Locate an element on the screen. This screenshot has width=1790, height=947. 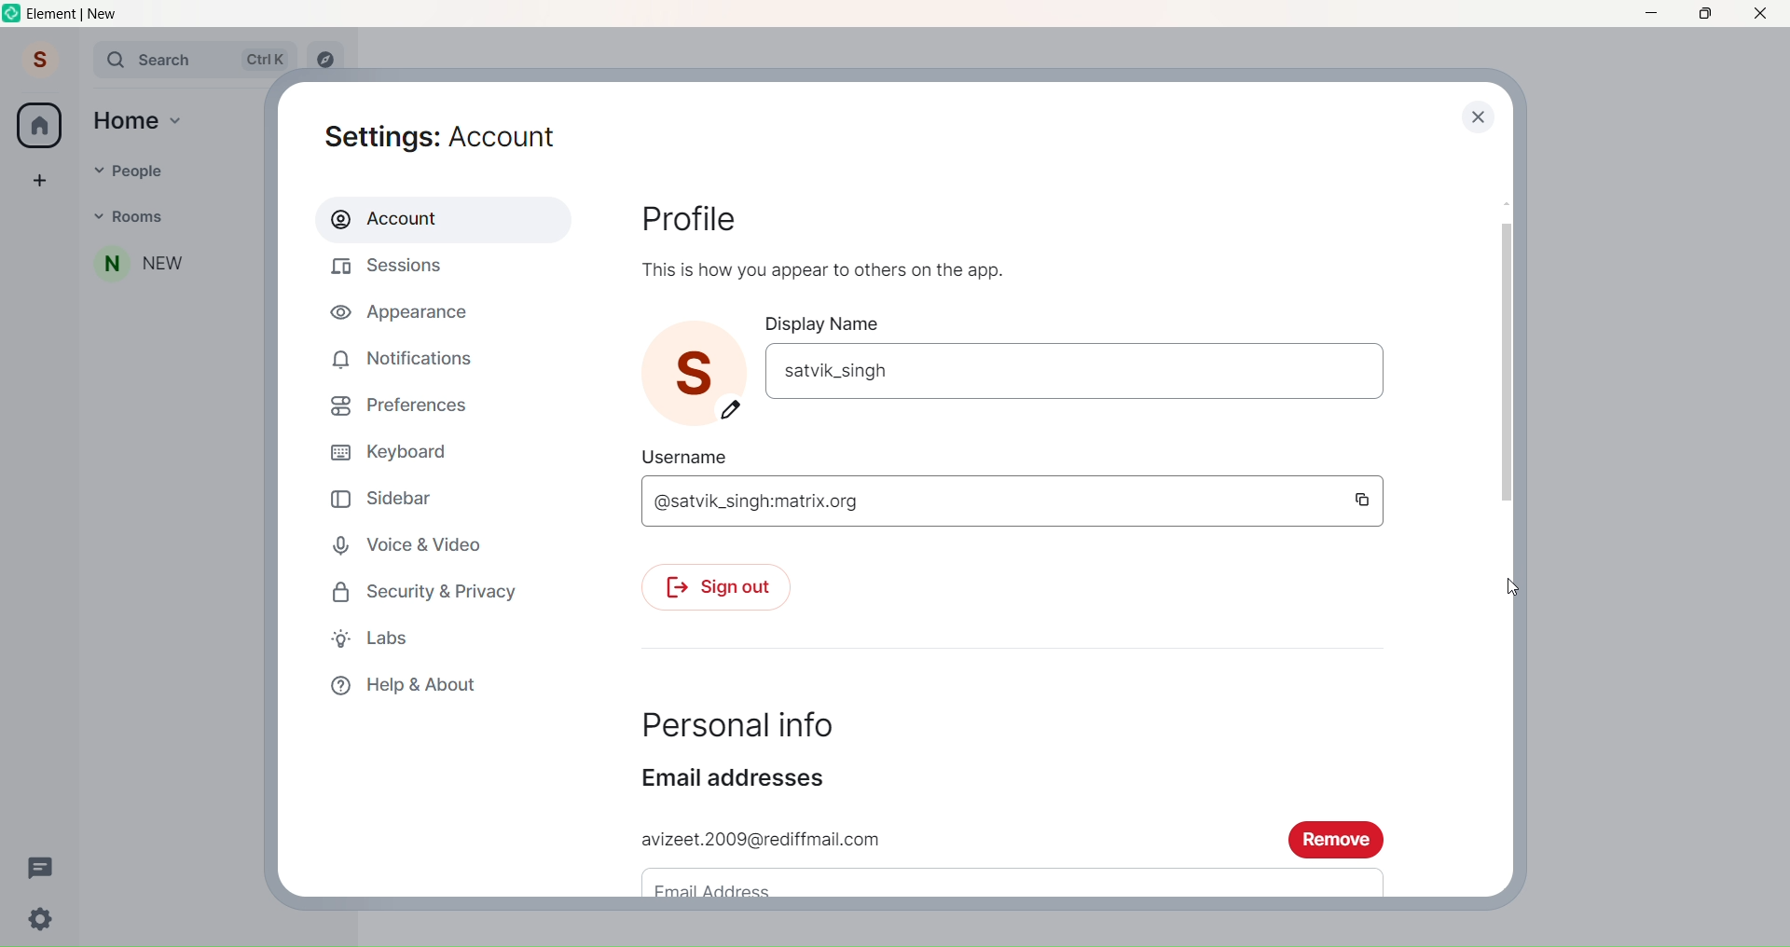
Scroll Bar is located at coordinates (1504, 362).